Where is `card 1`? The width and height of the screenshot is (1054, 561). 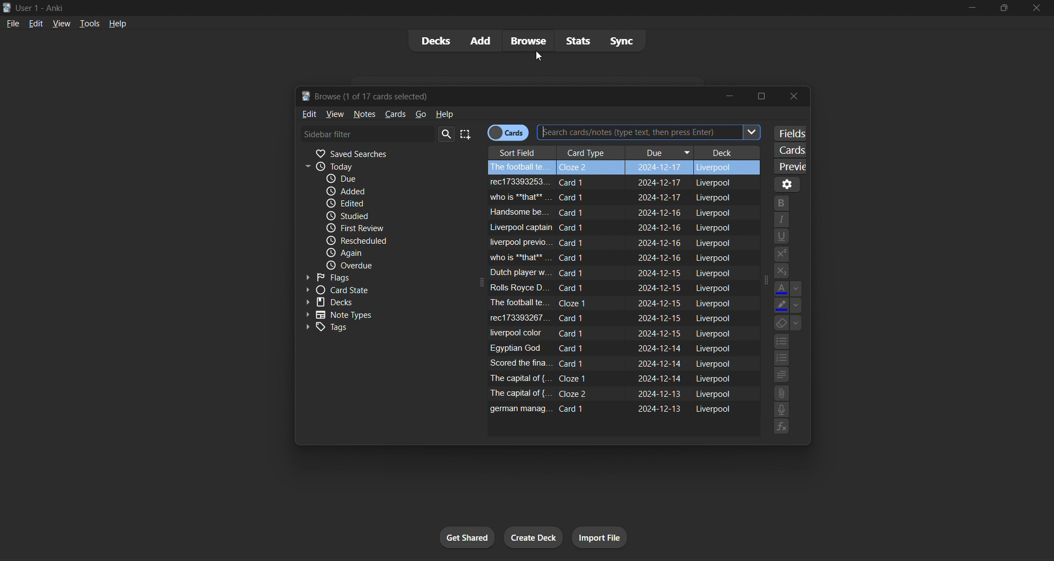
card 1 is located at coordinates (579, 364).